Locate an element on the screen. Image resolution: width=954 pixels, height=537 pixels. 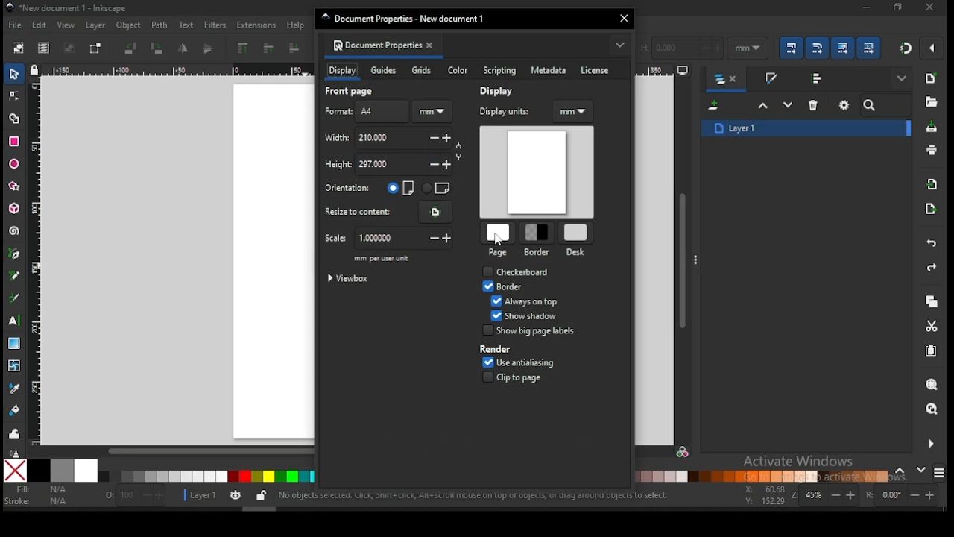
tweak tool is located at coordinates (15, 433).